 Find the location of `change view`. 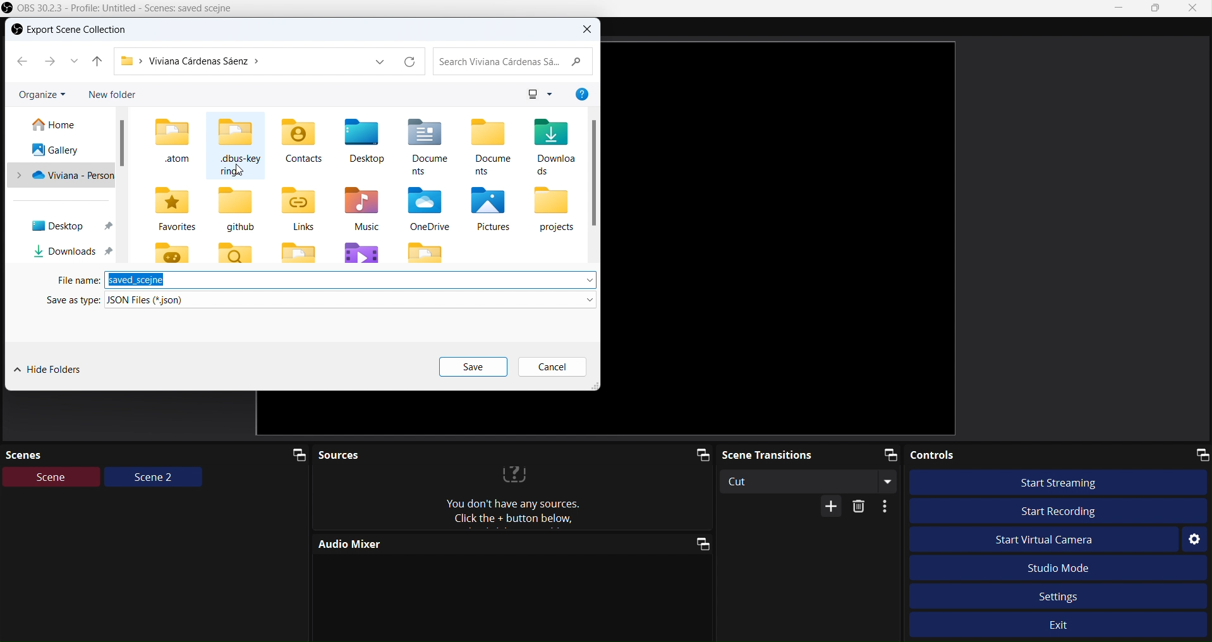

change view is located at coordinates (531, 94).